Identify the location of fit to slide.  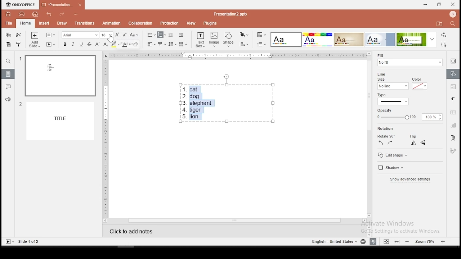
(396, 241).